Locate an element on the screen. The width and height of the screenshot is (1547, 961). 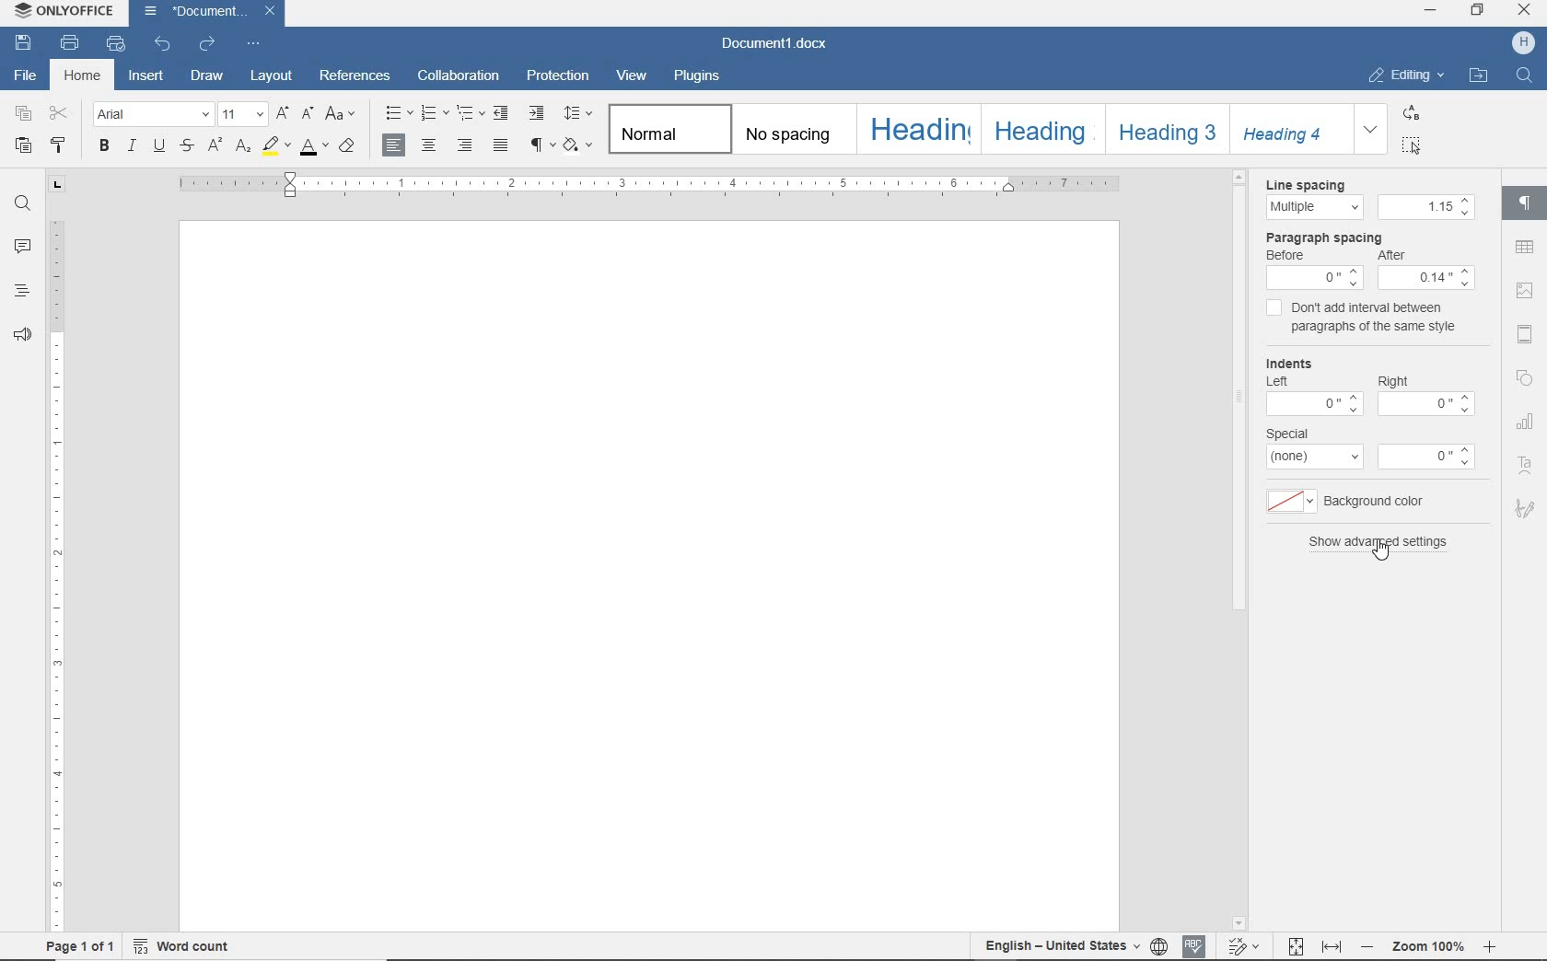
English - United States(text language) is located at coordinates (1059, 947).